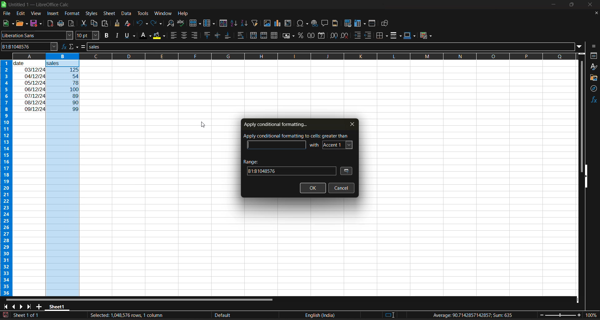  I want to click on align top, so click(207, 35).